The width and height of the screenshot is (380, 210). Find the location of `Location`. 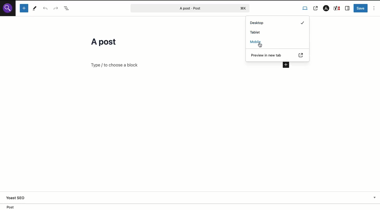

Location is located at coordinates (190, 207).